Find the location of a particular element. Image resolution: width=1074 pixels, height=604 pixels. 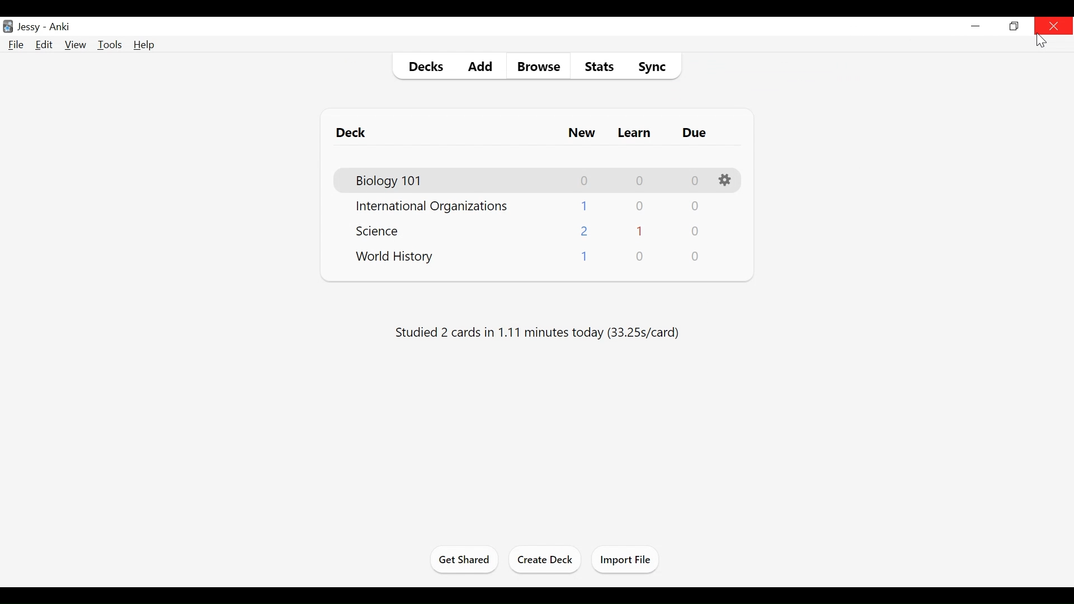

Studied number of cards in number of minutes today (s/cards) is located at coordinates (538, 332).